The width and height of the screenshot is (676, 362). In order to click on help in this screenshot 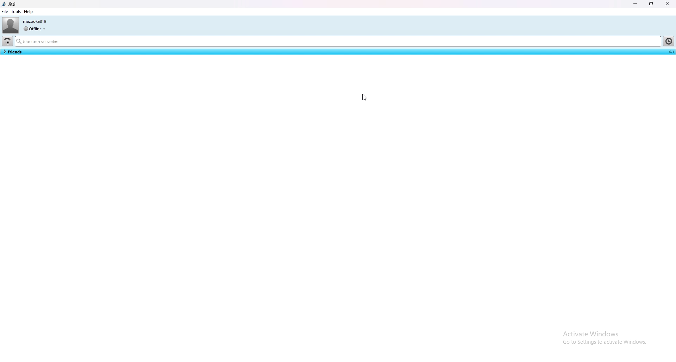, I will do `click(29, 12)`.